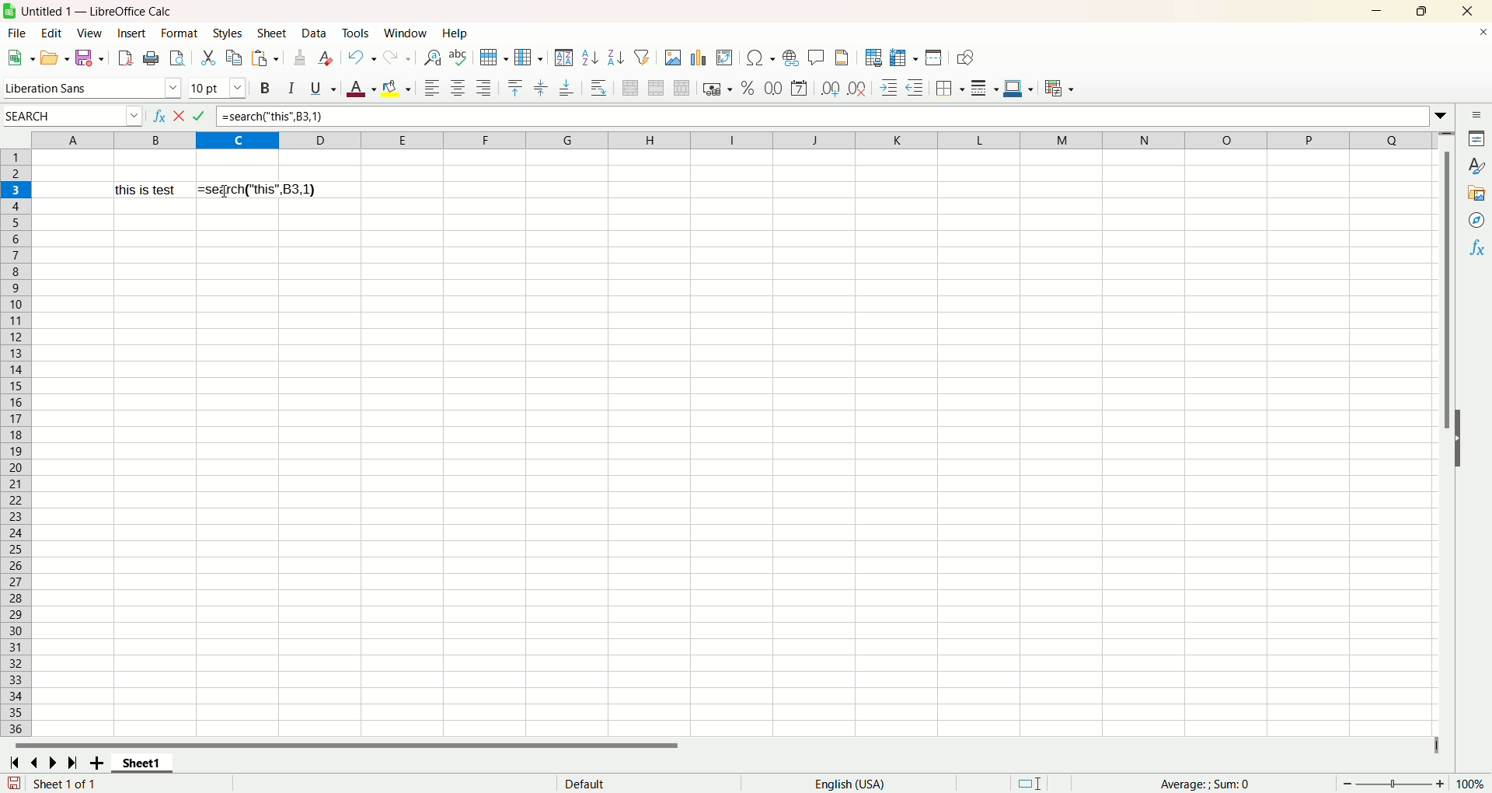 The width and height of the screenshot is (1492, 793). What do you see at coordinates (528, 57) in the screenshot?
I see `column` at bounding box center [528, 57].